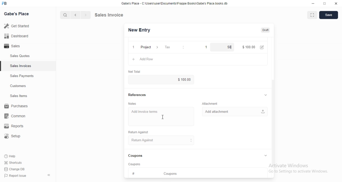 This screenshot has height=182, width=342. Describe the element at coordinates (15, 156) in the screenshot. I see `Help` at that location.